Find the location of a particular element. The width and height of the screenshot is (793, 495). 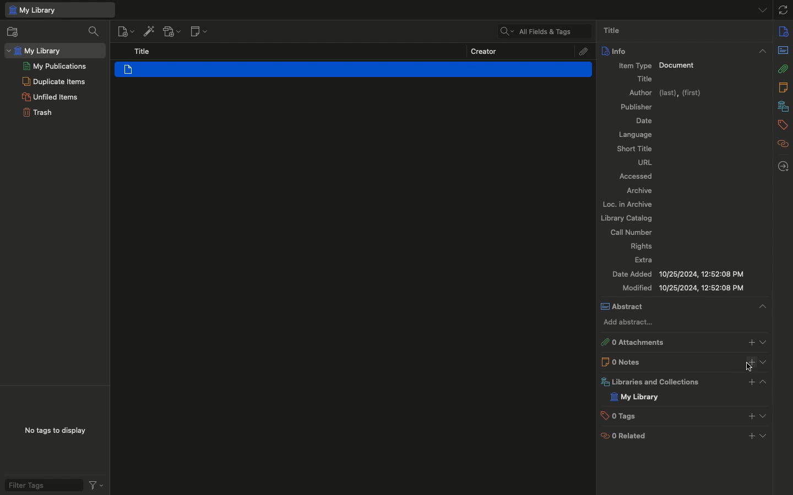

Item type is located at coordinates (636, 65).